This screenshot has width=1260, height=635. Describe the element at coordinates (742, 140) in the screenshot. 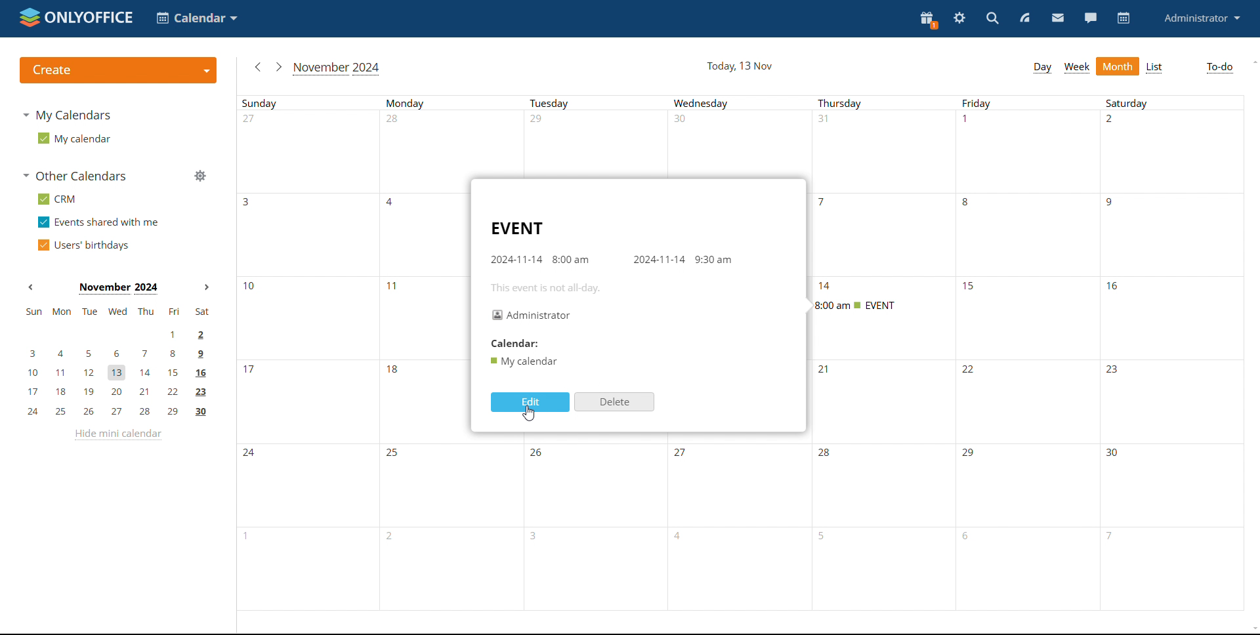

I see `dates of the month` at that location.